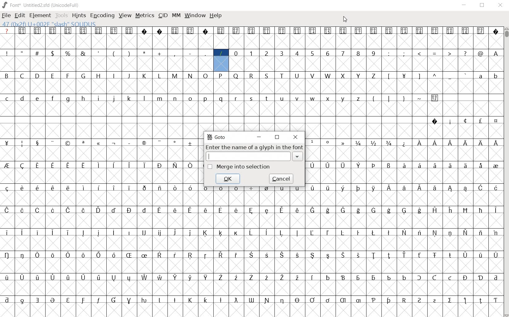  Describe the element at coordinates (22, 255) in the screenshot. I see `glyph` at that location.